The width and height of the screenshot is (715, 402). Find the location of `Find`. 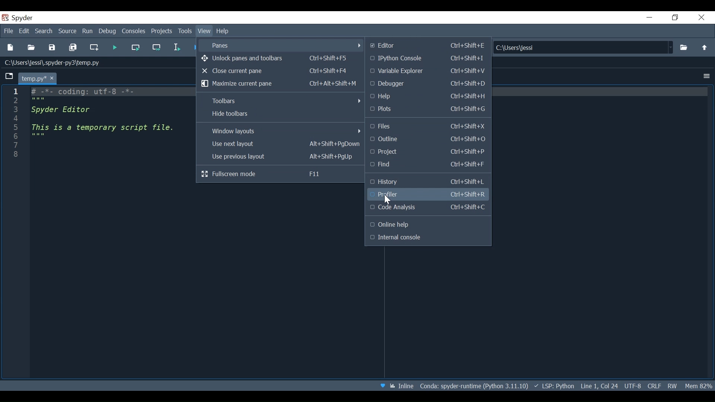

Find is located at coordinates (428, 165).